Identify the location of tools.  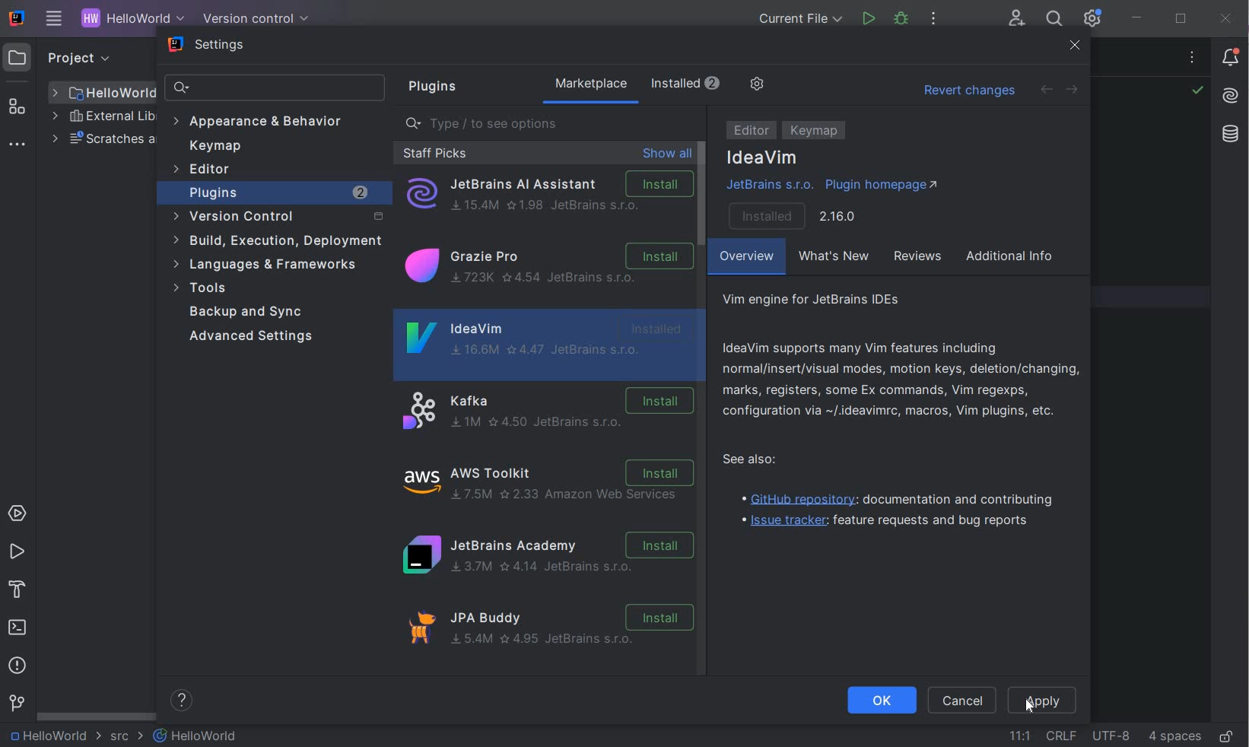
(269, 288).